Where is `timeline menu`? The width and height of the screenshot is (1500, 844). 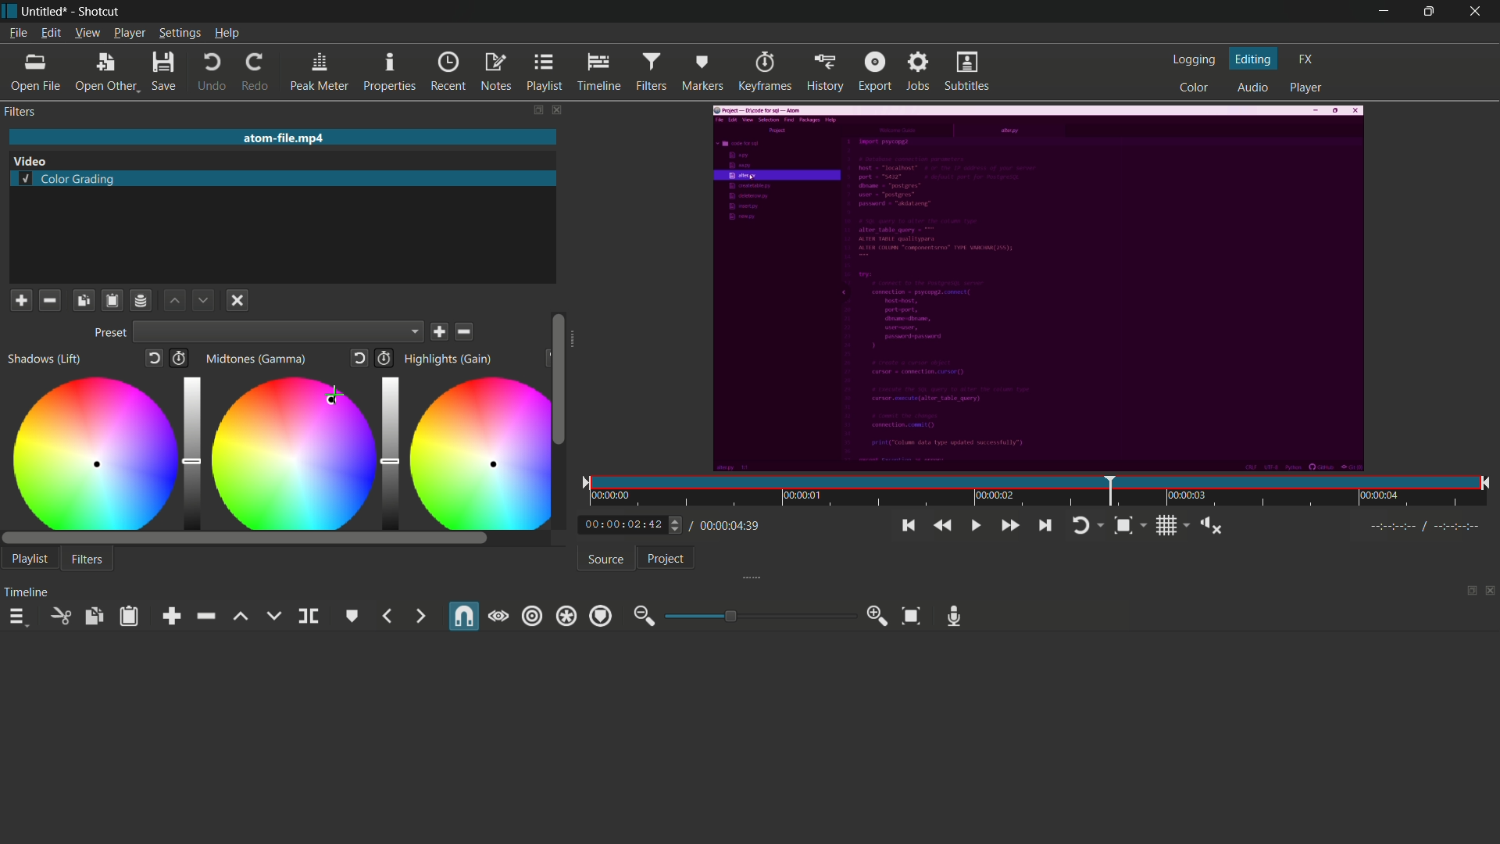
timeline menu is located at coordinates (18, 618).